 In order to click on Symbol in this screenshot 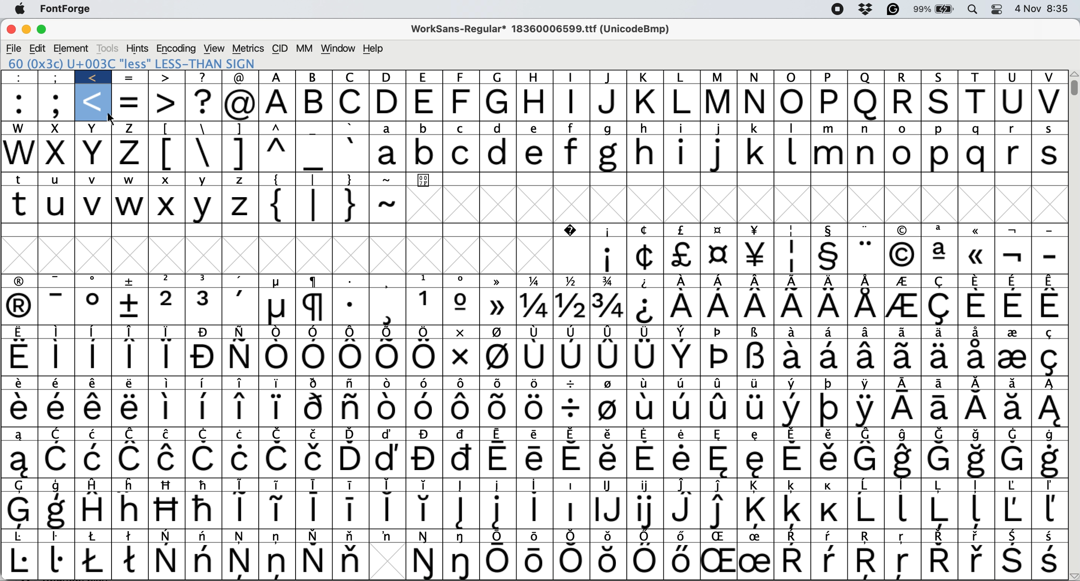, I will do `click(867, 255)`.